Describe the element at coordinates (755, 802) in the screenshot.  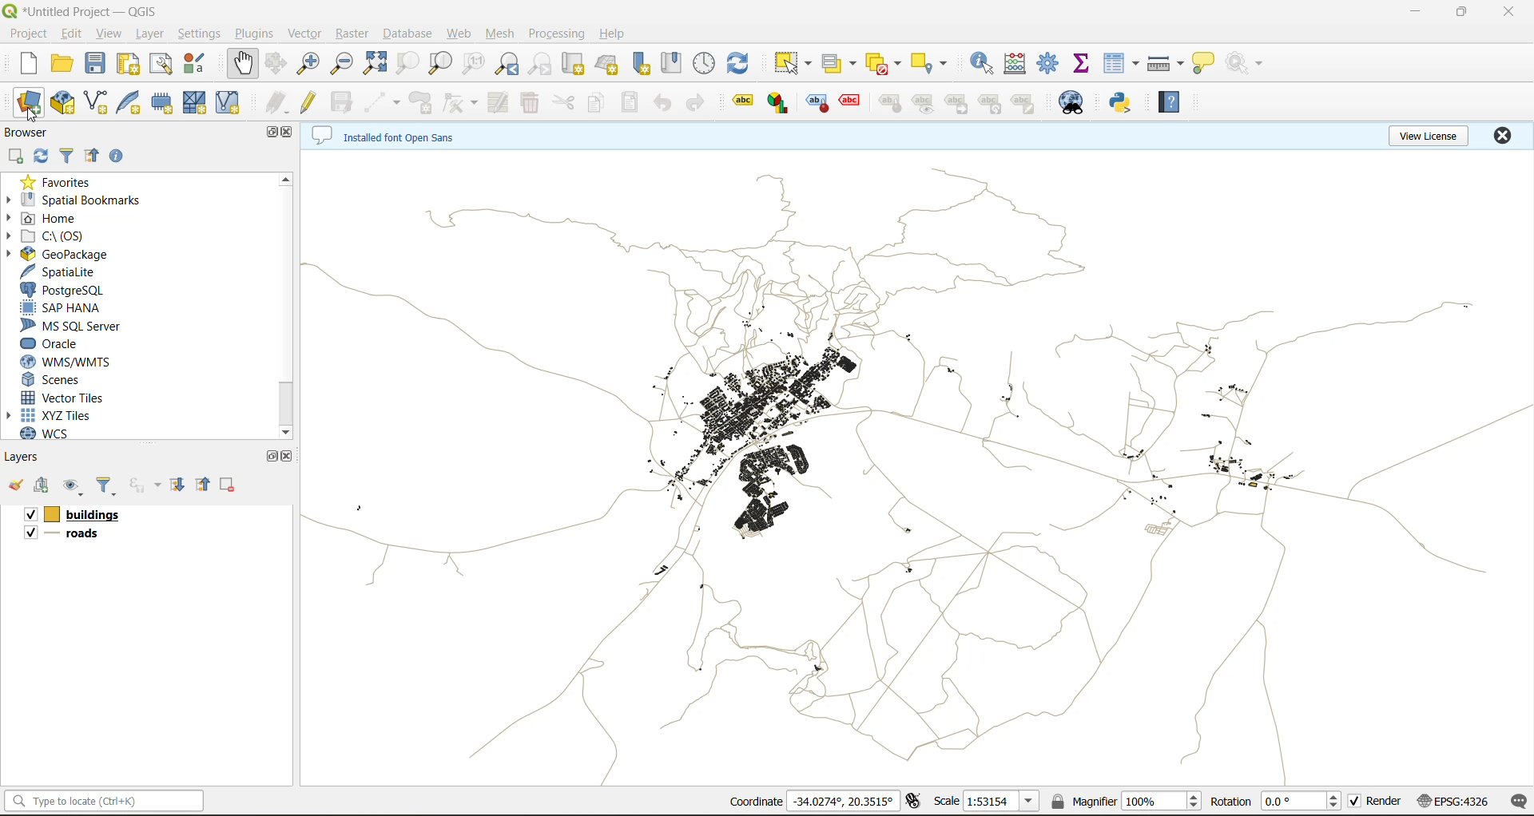
I see `coordinates` at that location.